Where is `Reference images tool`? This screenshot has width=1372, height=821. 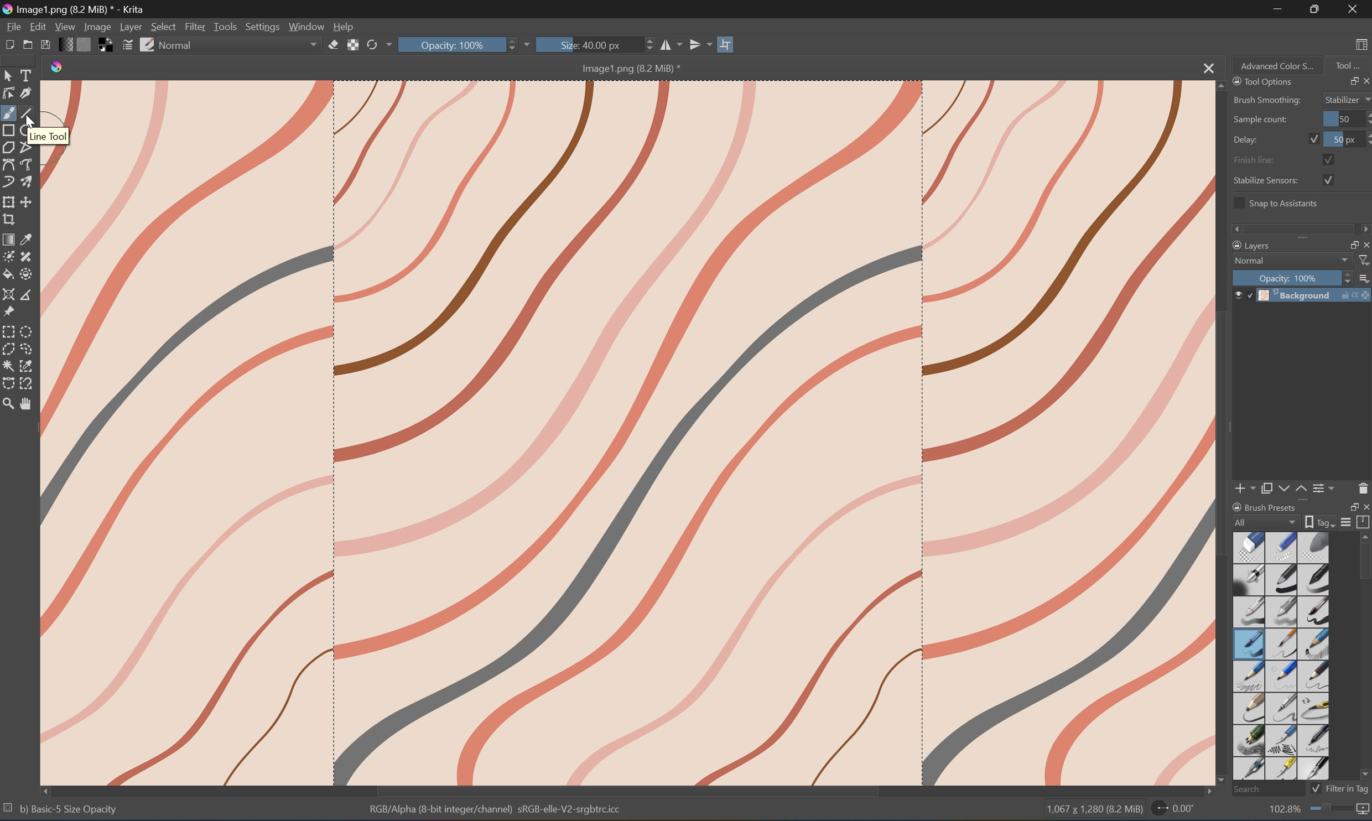
Reference images tool is located at coordinates (9, 313).